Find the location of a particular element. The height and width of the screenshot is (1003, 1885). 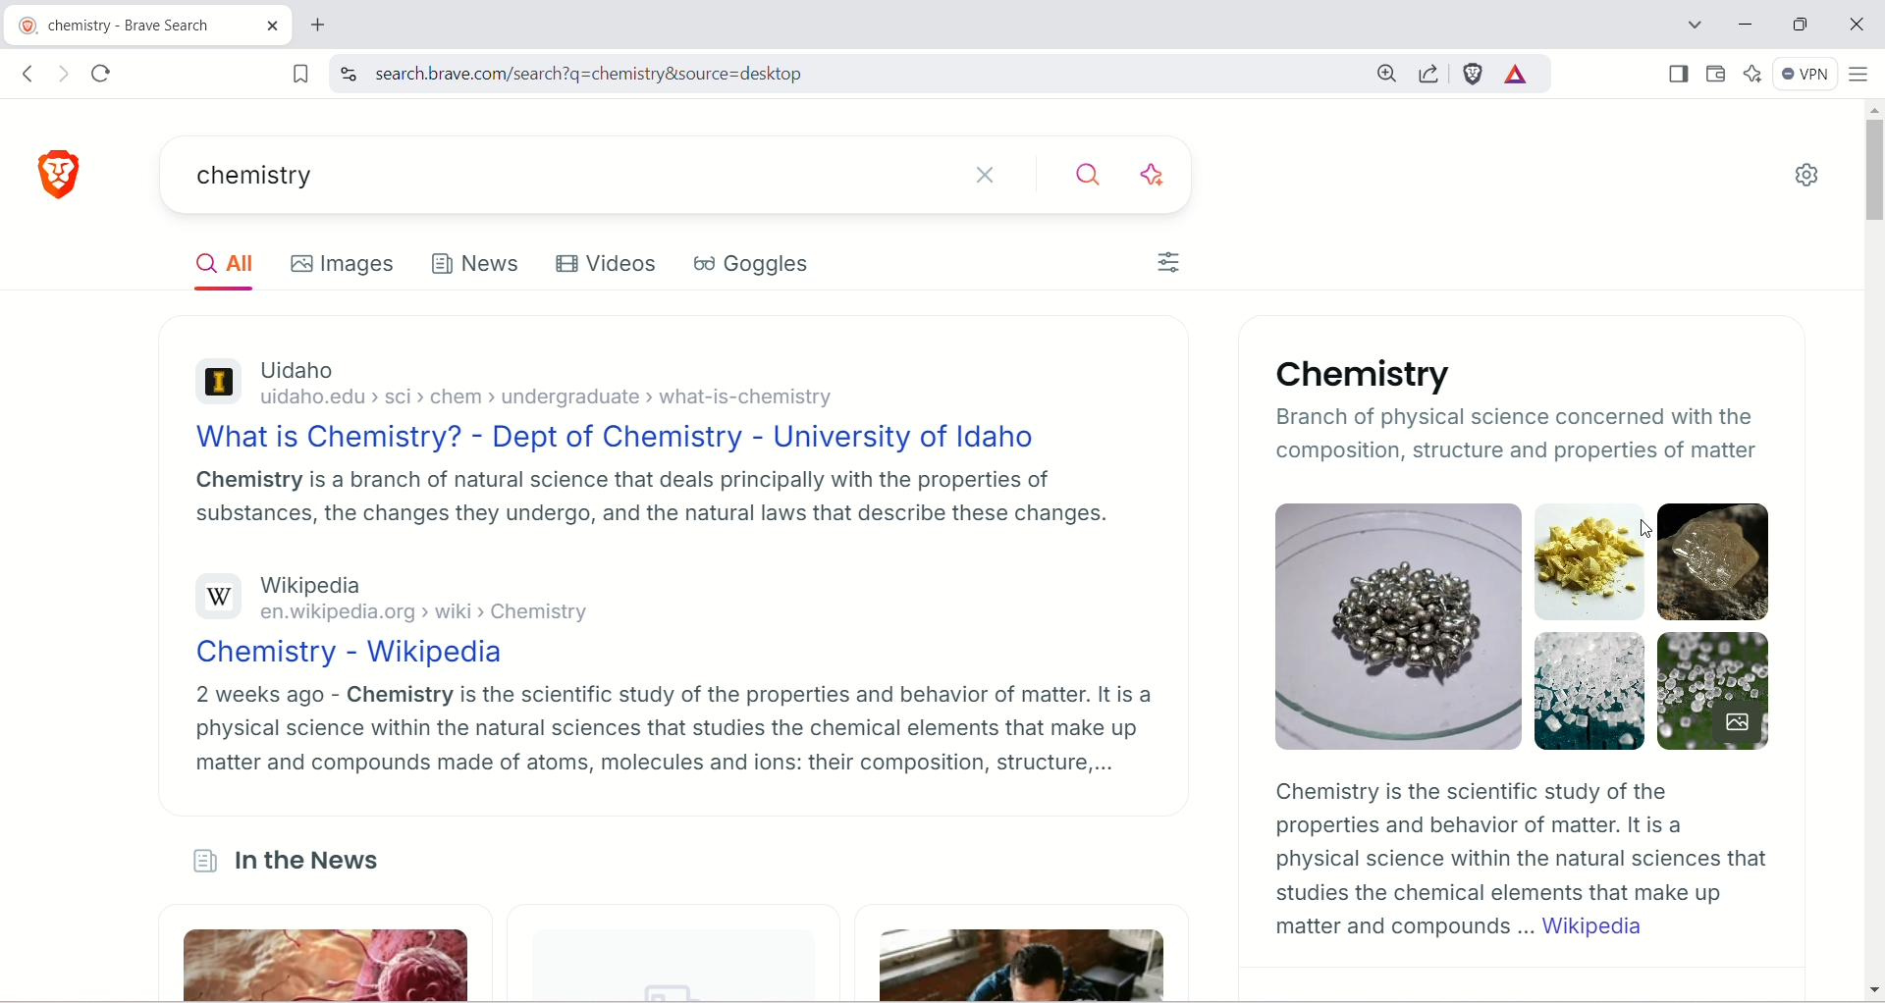

vertical scroll bar is located at coordinates (1873, 553).